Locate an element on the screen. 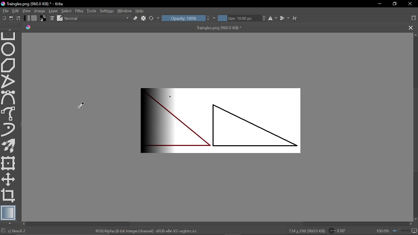 The width and height of the screenshot is (418, 235). File is located at coordinates (5, 10).